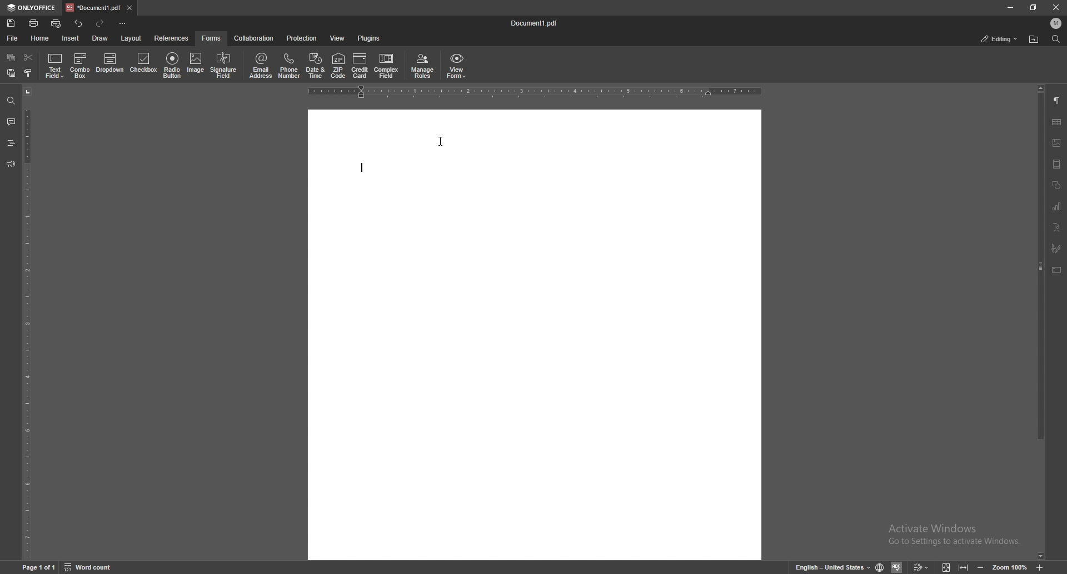 This screenshot has width=1067, height=574. What do you see at coordinates (289, 66) in the screenshot?
I see `phone number` at bounding box center [289, 66].